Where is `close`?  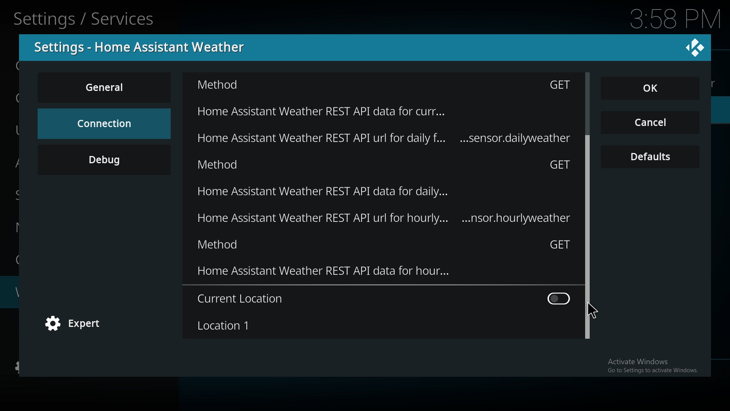
close is located at coordinates (695, 47).